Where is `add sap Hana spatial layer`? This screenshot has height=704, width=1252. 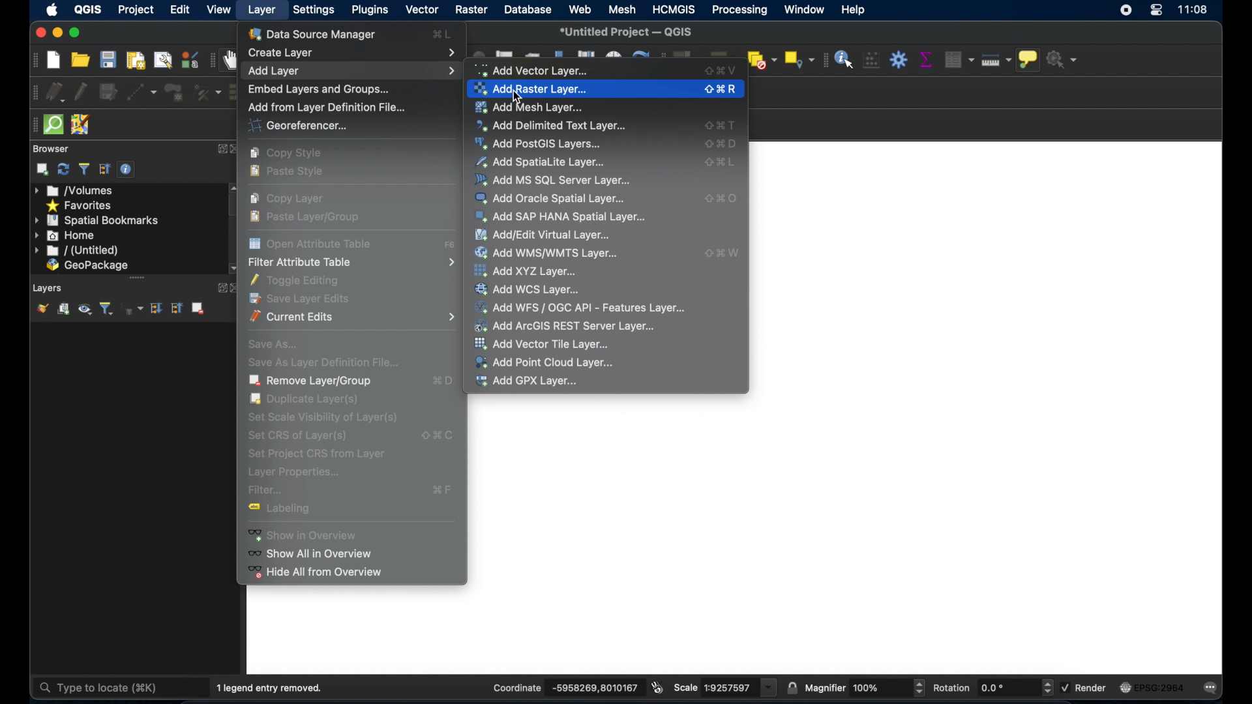 add sap Hana spatial layer is located at coordinates (561, 218).